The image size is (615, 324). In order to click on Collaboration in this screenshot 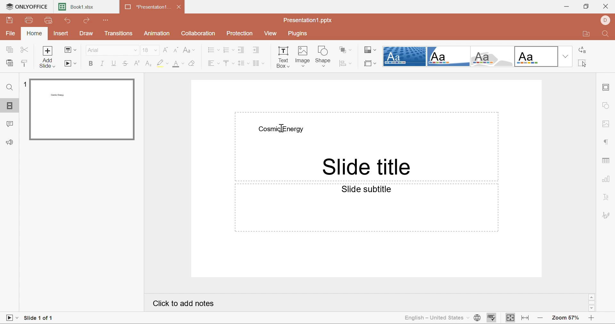, I will do `click(199, 34)`.